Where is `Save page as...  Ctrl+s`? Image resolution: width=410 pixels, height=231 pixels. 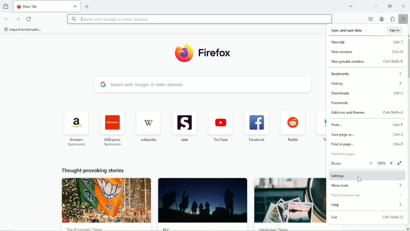 Save page as...  Ctrl+s is located at coordinates (368, 134).